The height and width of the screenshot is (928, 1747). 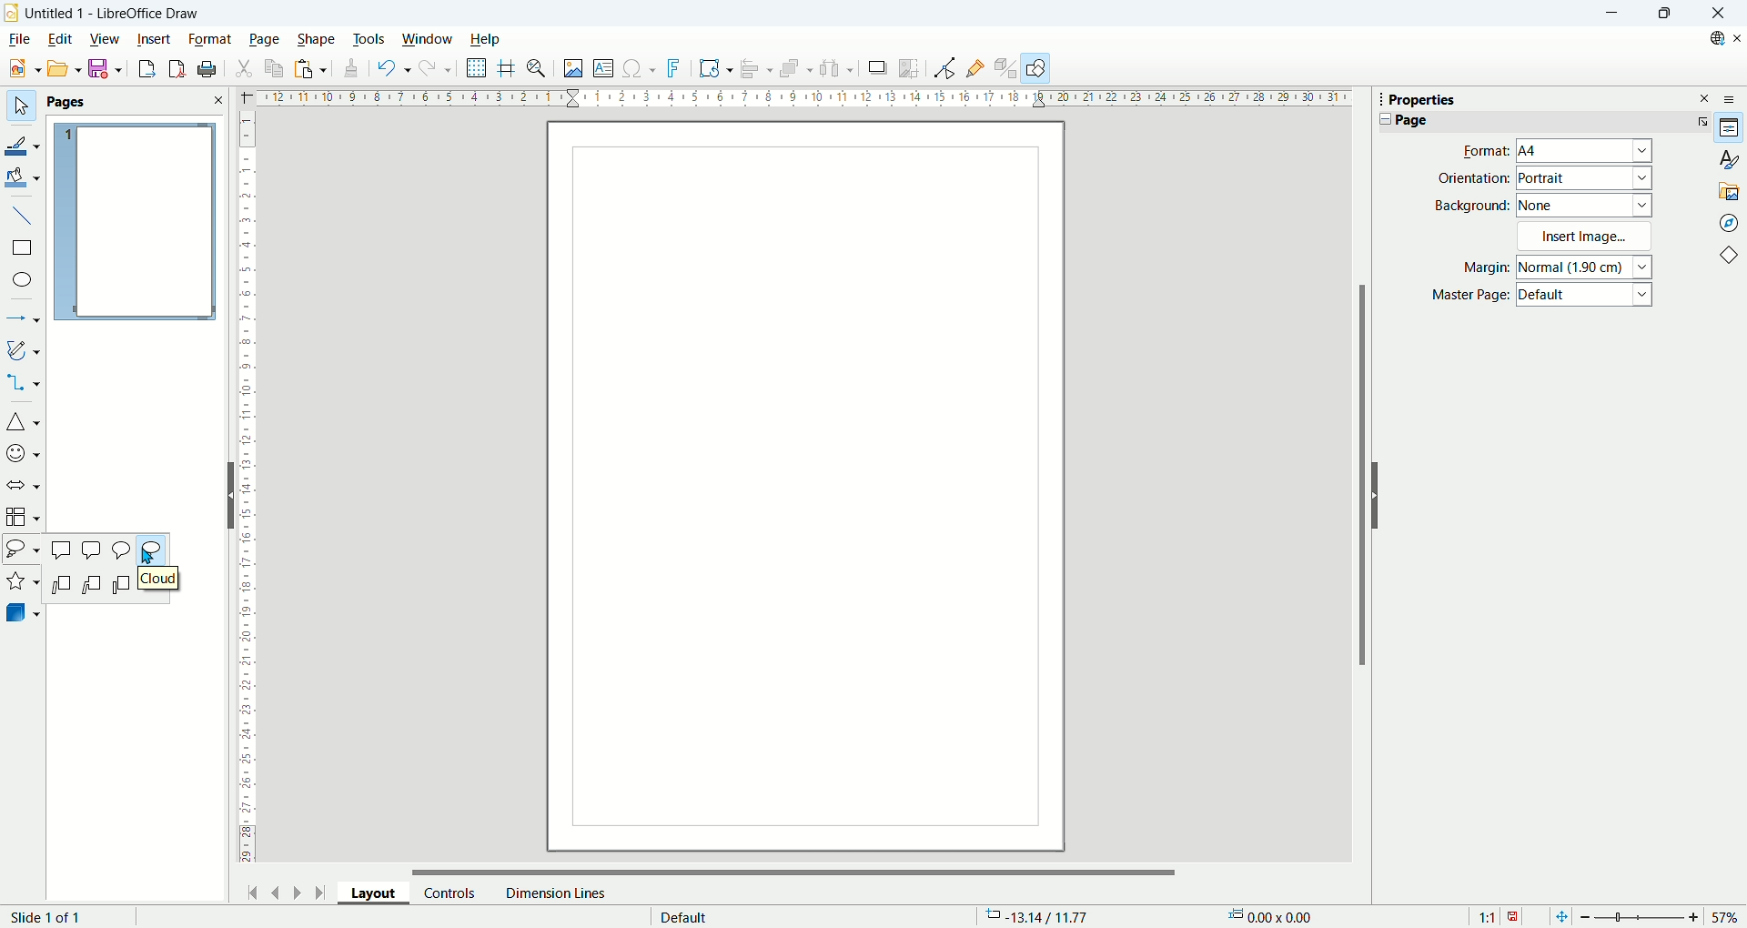 What do you see at coordinates (106, 37) in the screenshot?
I see `view` at bounding box center [106, 37].